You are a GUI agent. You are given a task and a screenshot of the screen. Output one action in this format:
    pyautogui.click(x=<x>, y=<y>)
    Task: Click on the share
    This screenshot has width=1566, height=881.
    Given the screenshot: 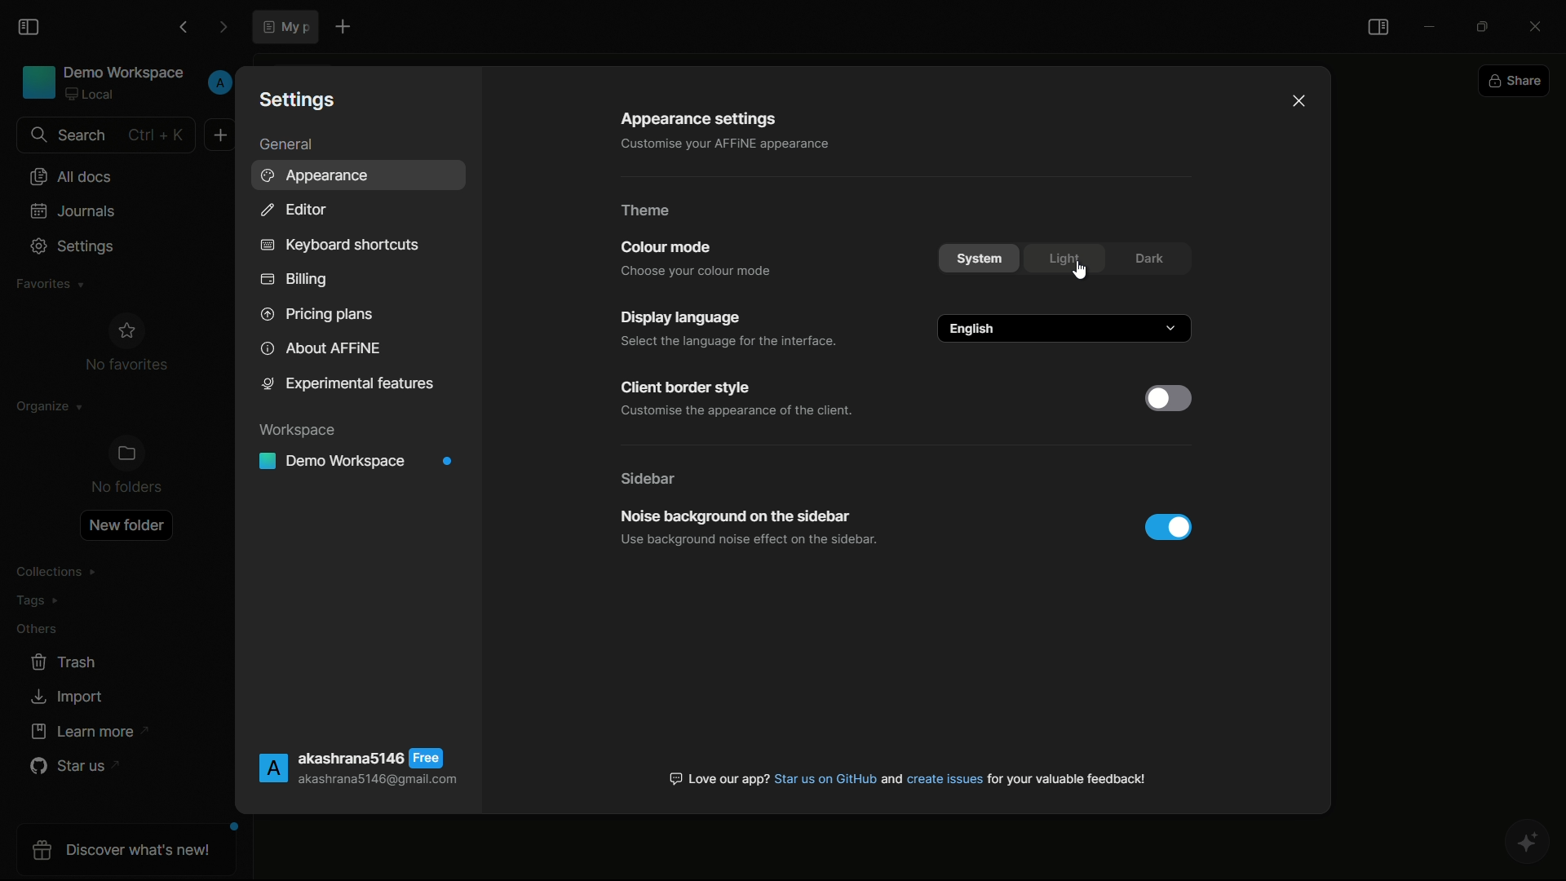 What is the action you would take?
    pyautogui.click(x=1516, y=82)
    